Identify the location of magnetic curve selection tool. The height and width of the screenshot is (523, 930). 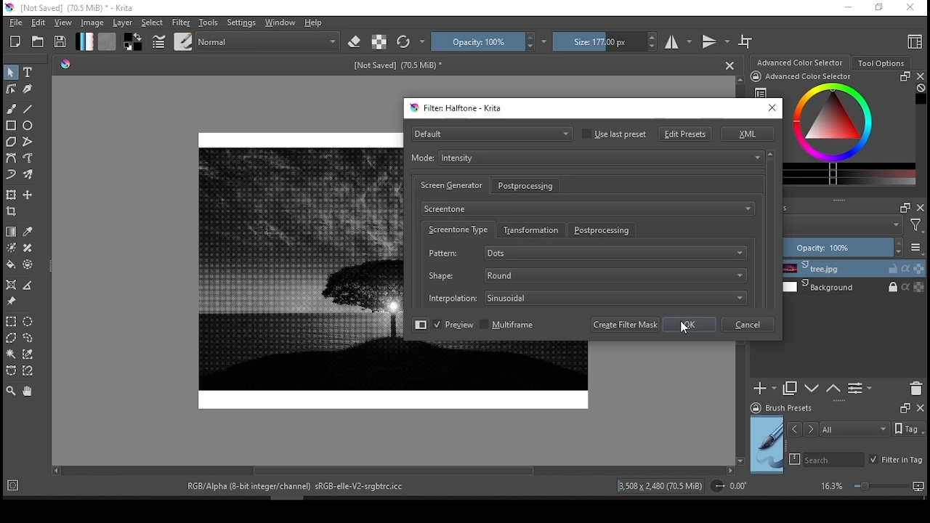
(29, 371).